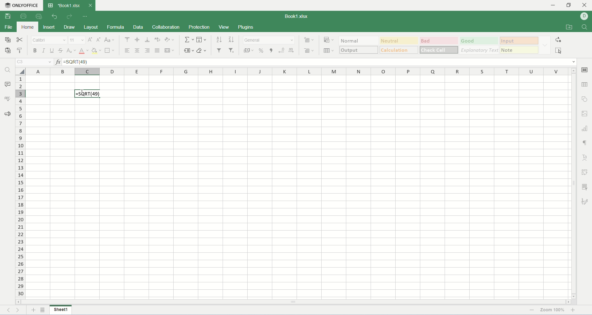  I want to click on input line, so click(320, 62).